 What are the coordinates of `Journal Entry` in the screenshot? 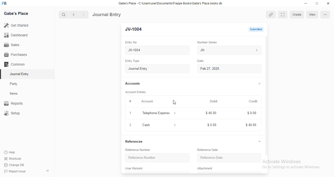 It's located at (18, 74).